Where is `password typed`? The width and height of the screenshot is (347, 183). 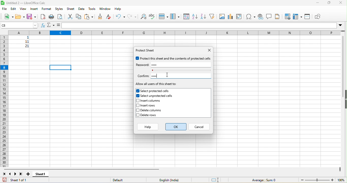 password typed is located at coordinates (155, 65).